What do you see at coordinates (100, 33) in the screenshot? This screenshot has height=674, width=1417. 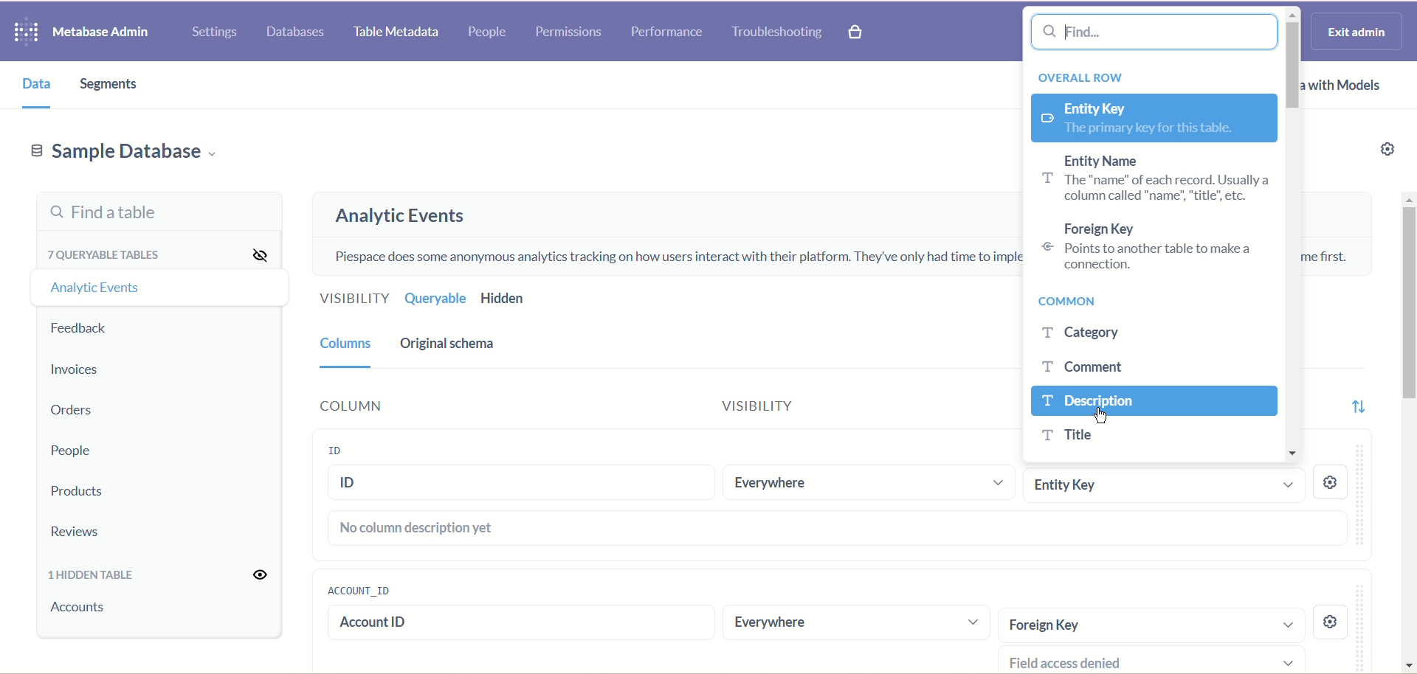 I see `metabase admin` at bounding box center [100, 33].